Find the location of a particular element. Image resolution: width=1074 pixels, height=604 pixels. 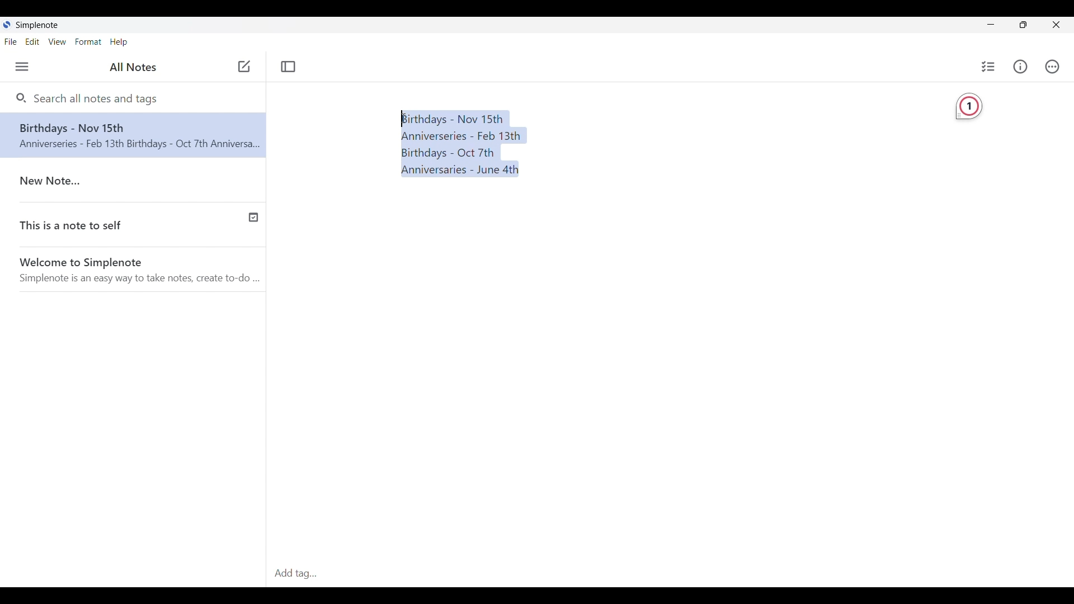

Birthdays and Anniversaries dates(Text selected) is located at coordinates (465, 142).